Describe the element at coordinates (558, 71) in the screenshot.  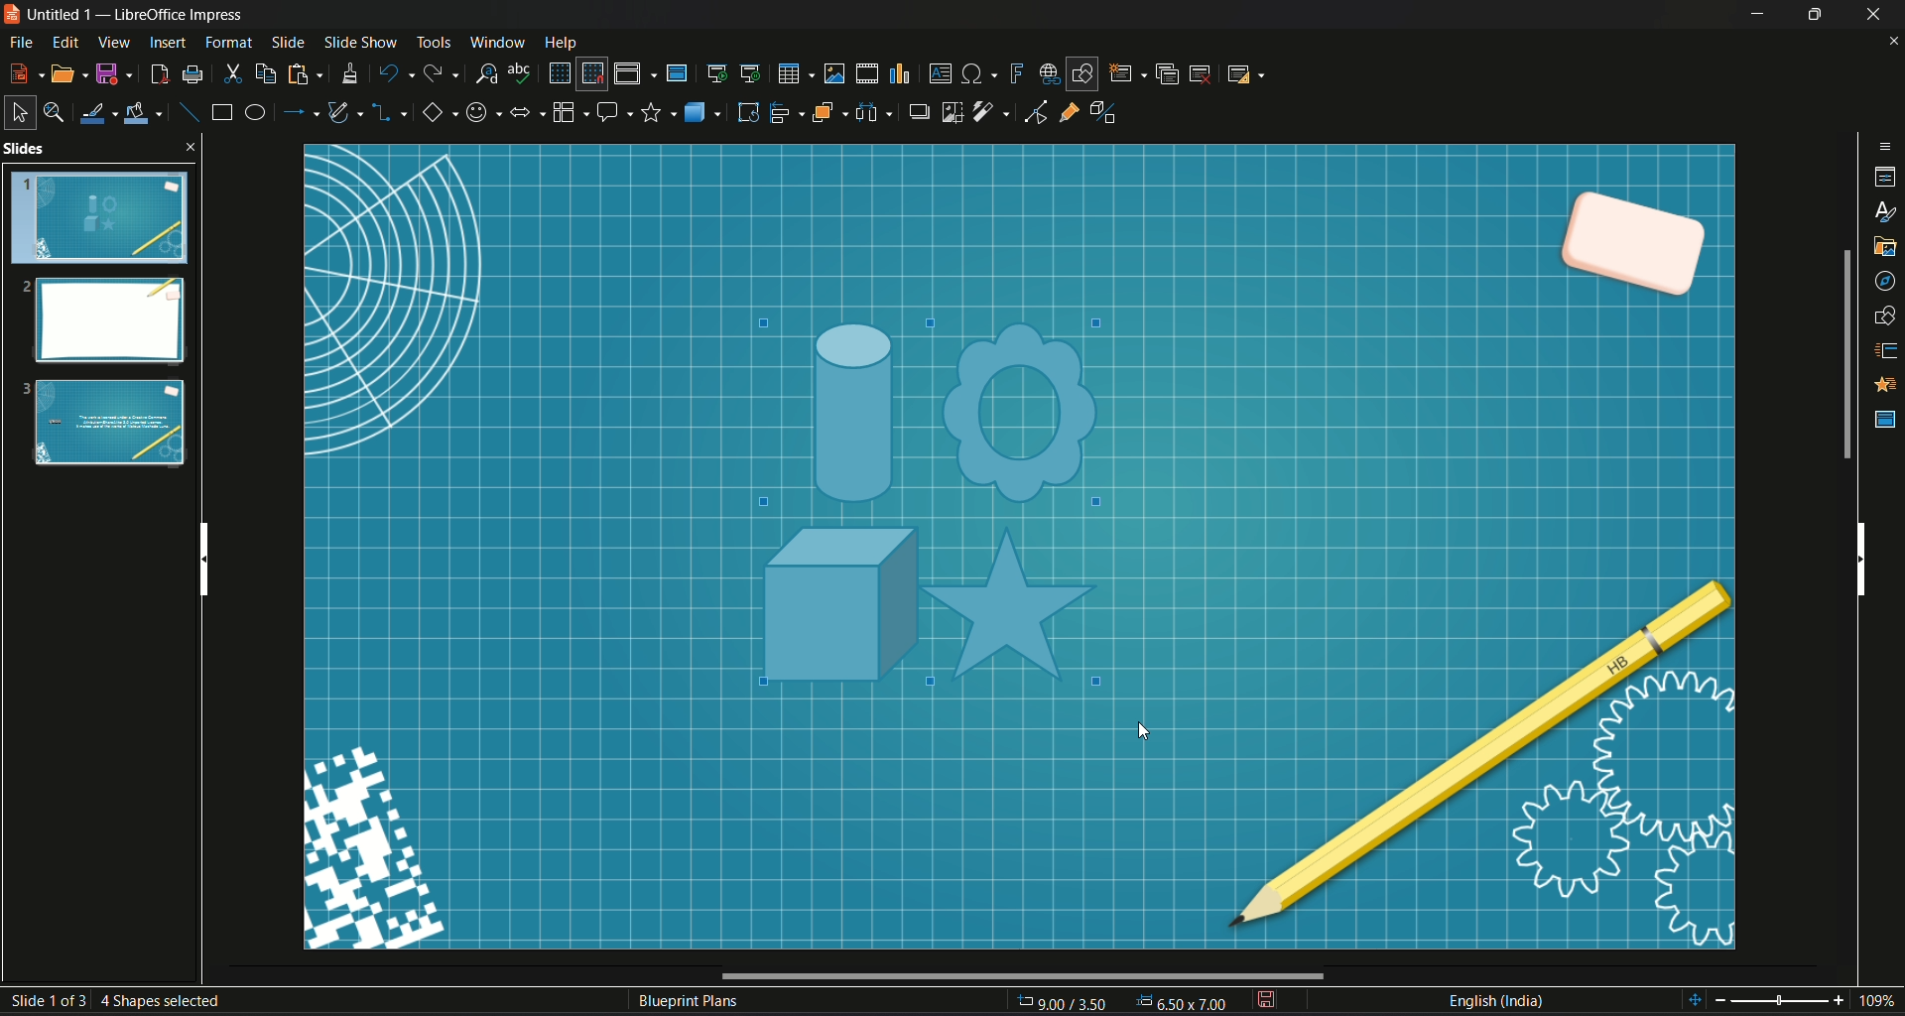
I see `display grid` at that location.